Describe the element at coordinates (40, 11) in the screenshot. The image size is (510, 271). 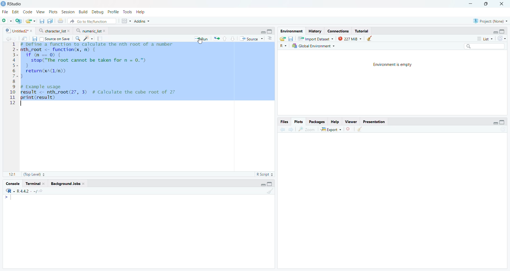
I see `View` at that location.